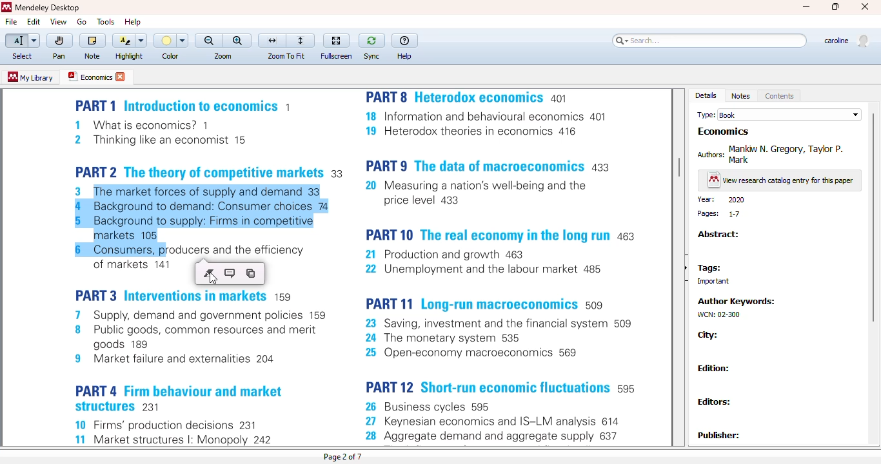 Image resolution: width=881 pixels, height=464 pixels. Describe the element at coordinates (128, 41) in the screenshot. I see `highlight` at that location.